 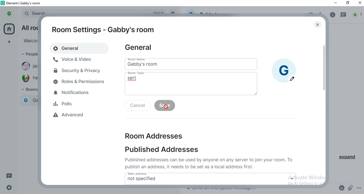 What do you see at coordinates (139, 73) in the screenshot?
I see `room topic` at bounding box center [139, 73].